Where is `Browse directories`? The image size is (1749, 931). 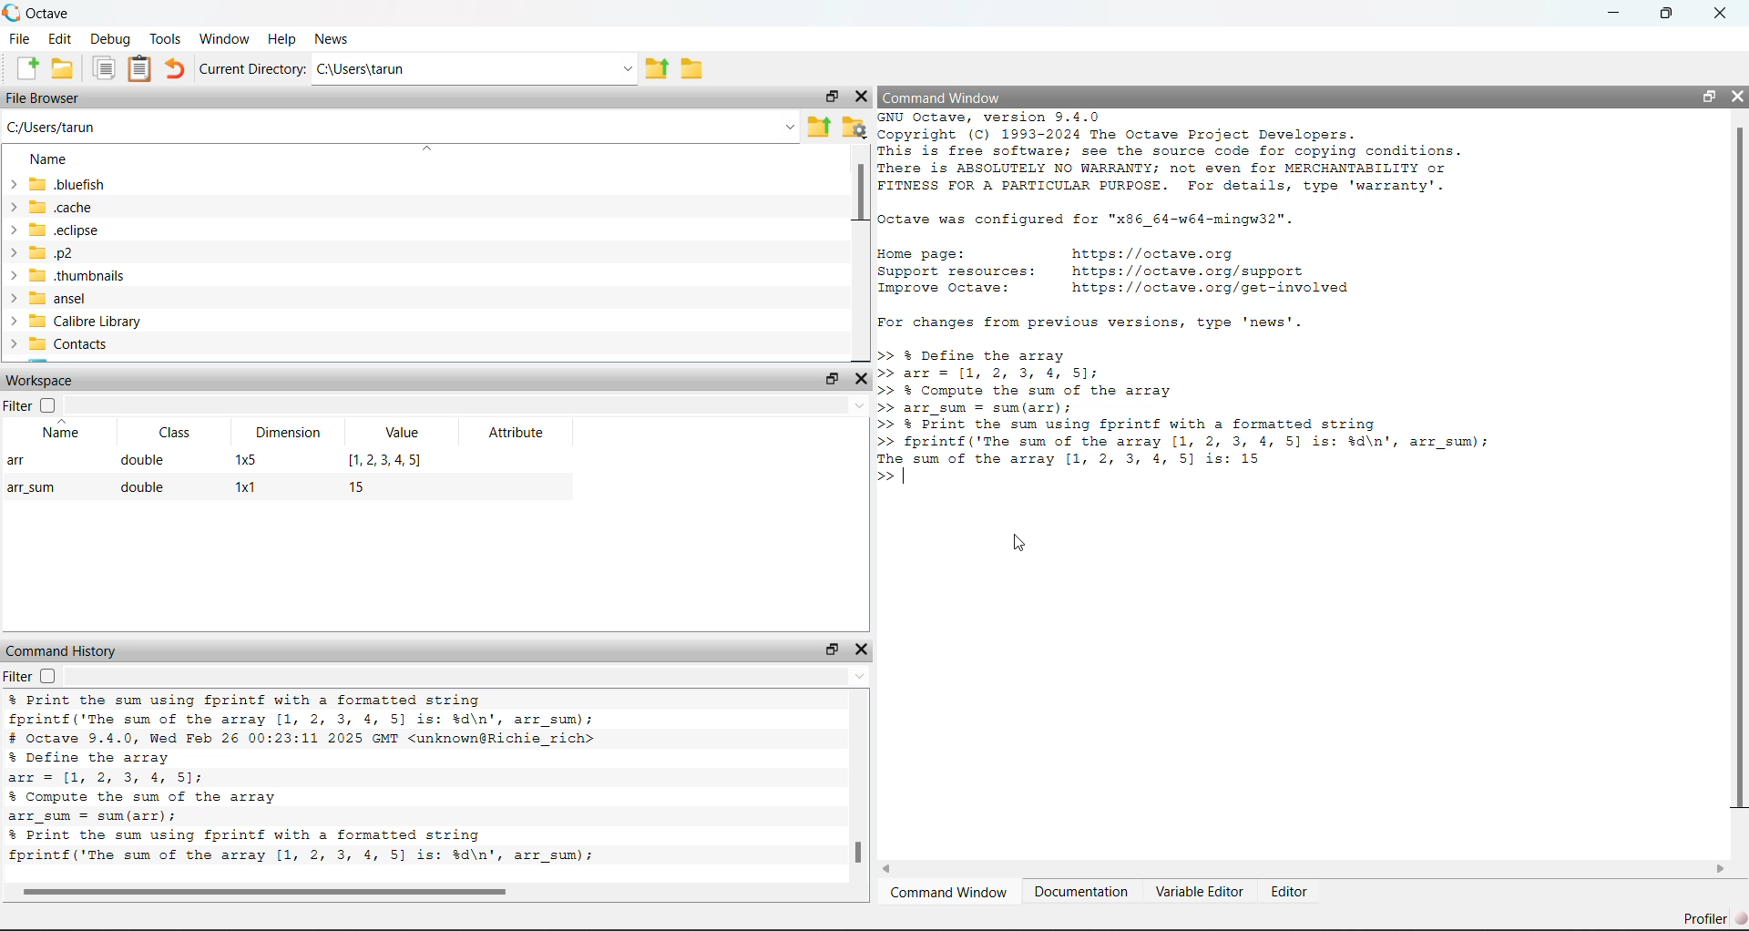
Browse directories is located at coordinates (691, 66).